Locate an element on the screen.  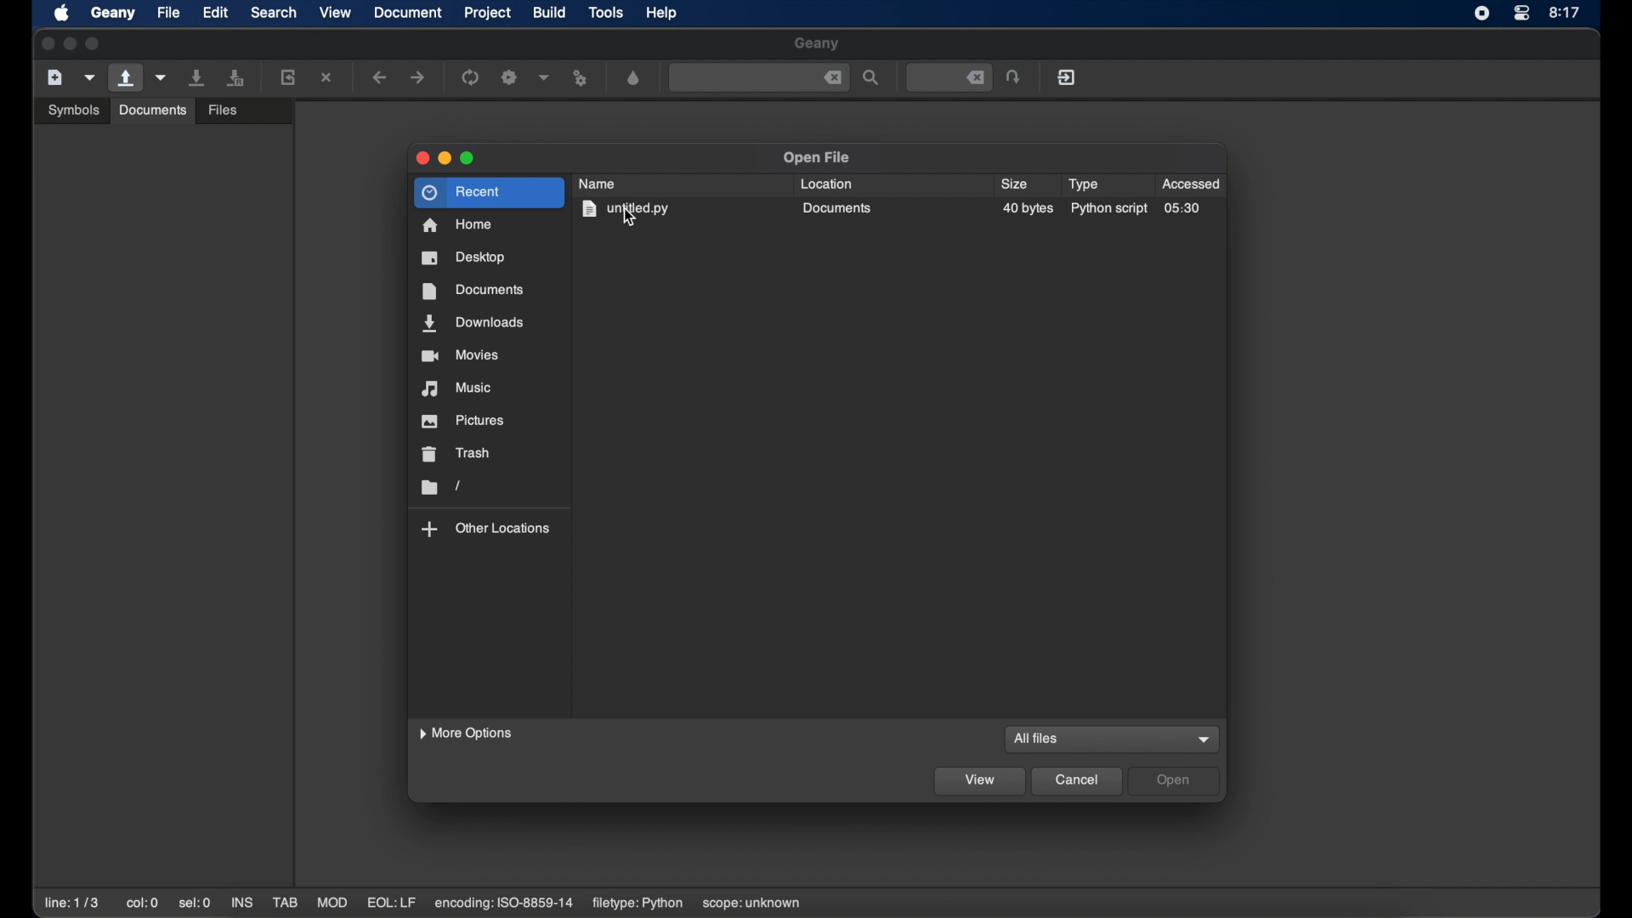
navigate back a location is located at coordinates (379, 76).